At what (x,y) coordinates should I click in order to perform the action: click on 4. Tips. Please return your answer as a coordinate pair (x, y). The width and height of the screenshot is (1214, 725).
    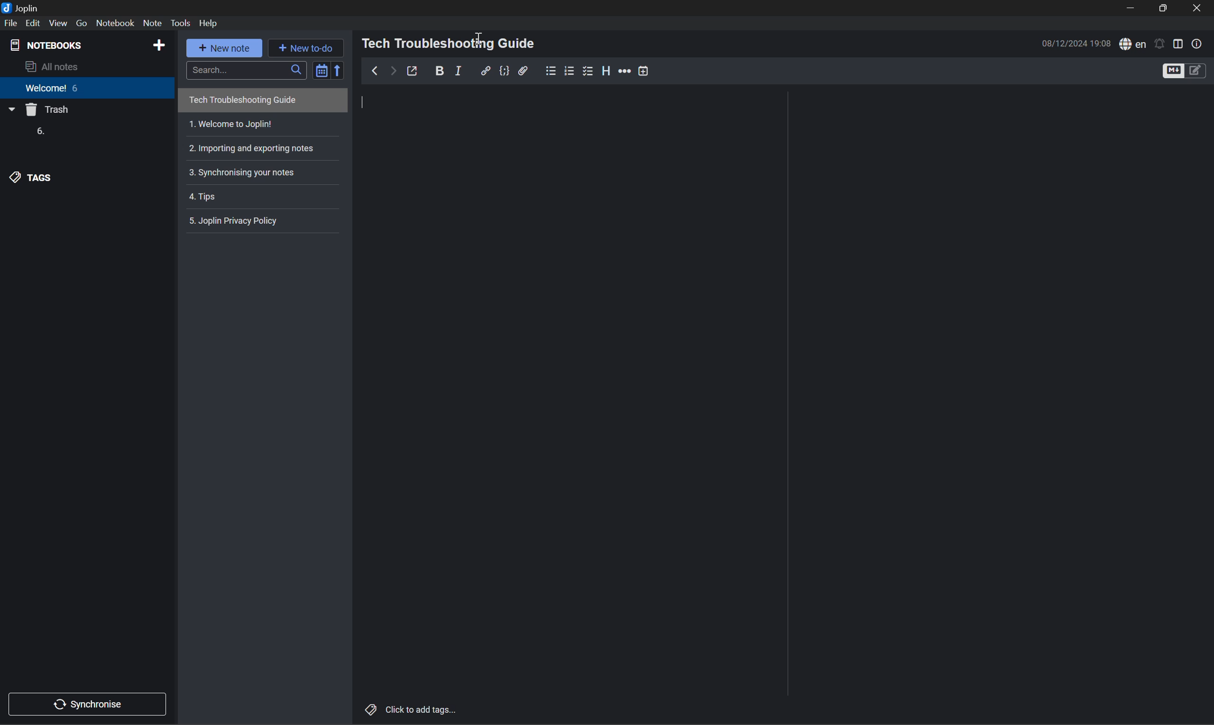
    Looking at the image, I should click on (206, 198).